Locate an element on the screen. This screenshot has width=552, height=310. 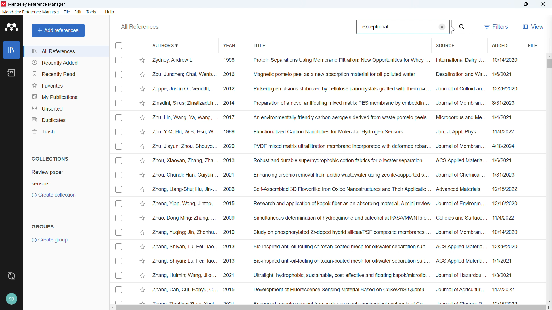
Title of individual entries  is located at coordinates (341, 180).